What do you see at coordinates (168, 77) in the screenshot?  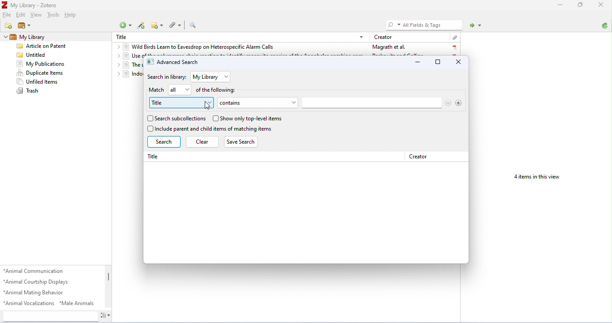 I see `search in library:` at bounding box center [168, 77].